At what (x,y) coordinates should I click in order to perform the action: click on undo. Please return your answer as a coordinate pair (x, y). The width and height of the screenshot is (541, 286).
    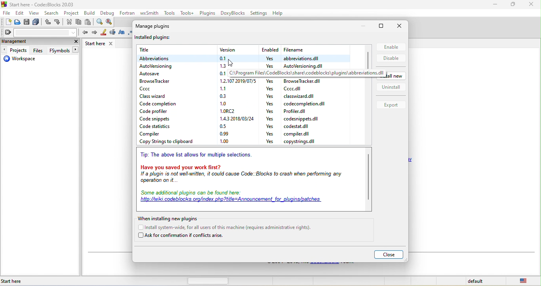
    Looking at the image, I should click on (48, 22).